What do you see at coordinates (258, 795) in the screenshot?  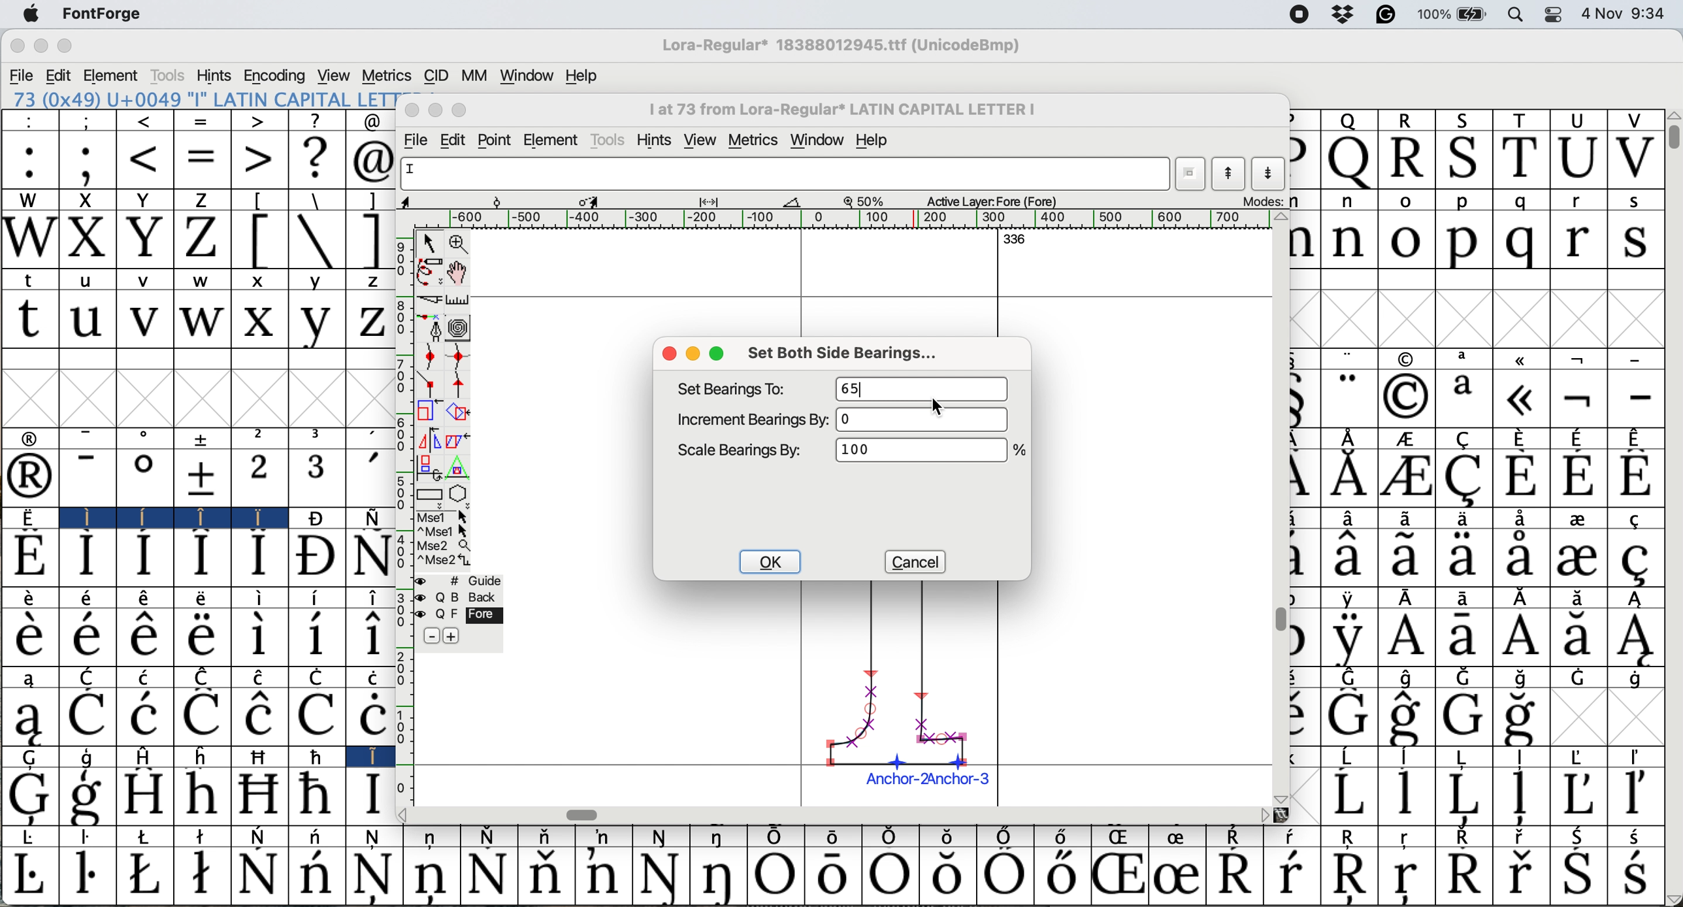 I see `Symbol` at bounding box center [258, 795].